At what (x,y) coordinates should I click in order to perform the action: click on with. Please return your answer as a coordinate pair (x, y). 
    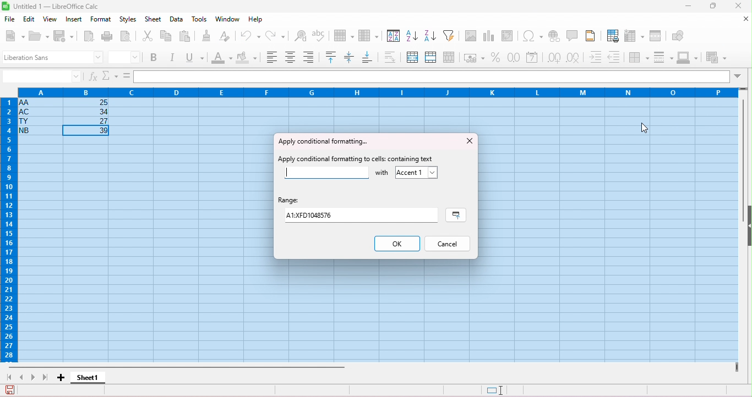
    Looking at the image, I should click on (382, 172).